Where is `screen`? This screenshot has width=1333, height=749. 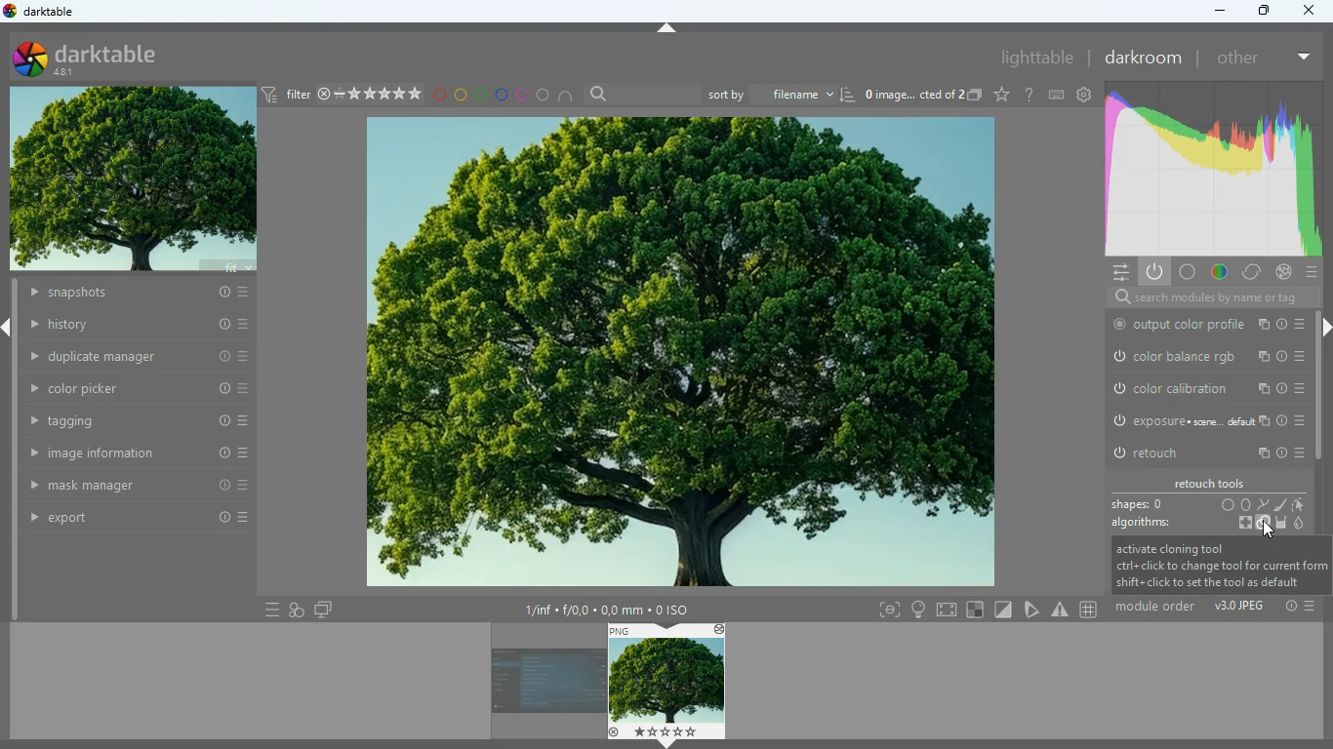 screen is located at coordinates (948, 609).